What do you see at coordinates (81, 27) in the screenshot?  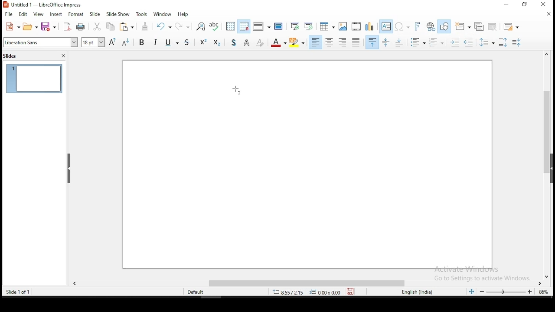 I see `print` at bounding box center [81, 27].